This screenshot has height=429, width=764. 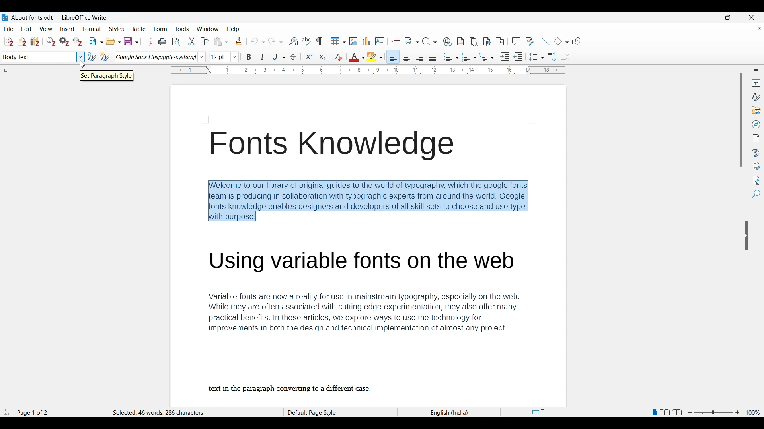 I want to click on Font options, so click(x=161, y=56).